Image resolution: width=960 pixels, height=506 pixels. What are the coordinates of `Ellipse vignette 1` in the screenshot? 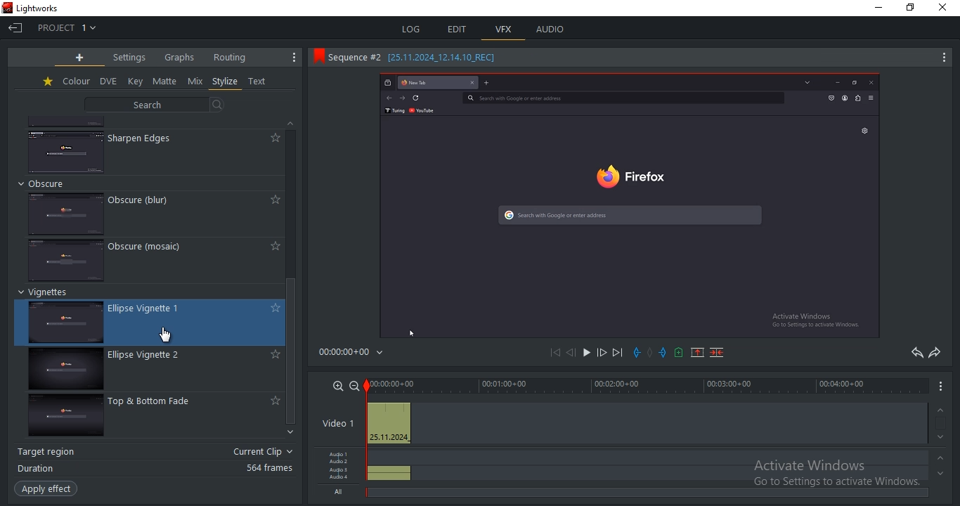 It's located at (156, 307).